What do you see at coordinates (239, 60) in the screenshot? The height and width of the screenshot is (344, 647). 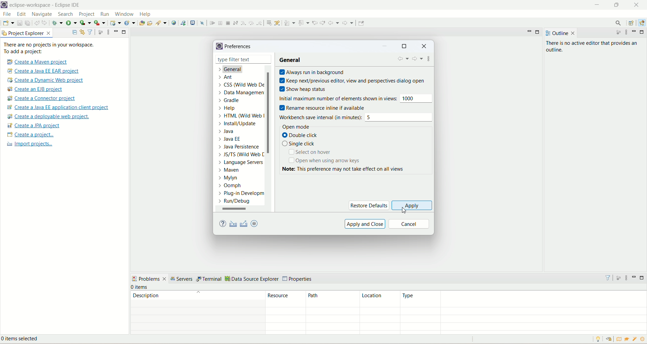 I see `type filter text` at bounding box center [239, 60].